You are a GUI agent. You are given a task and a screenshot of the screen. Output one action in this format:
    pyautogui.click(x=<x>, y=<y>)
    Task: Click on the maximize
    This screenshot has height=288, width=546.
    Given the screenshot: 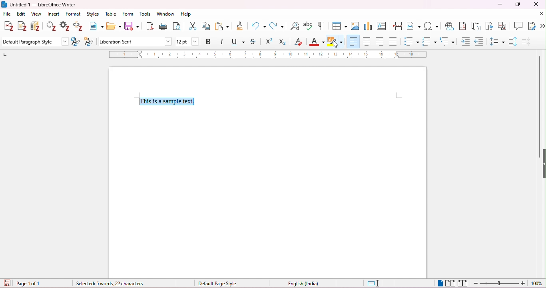 What is the action you would take?
    pyautogui.click(x=518, y=4)
    